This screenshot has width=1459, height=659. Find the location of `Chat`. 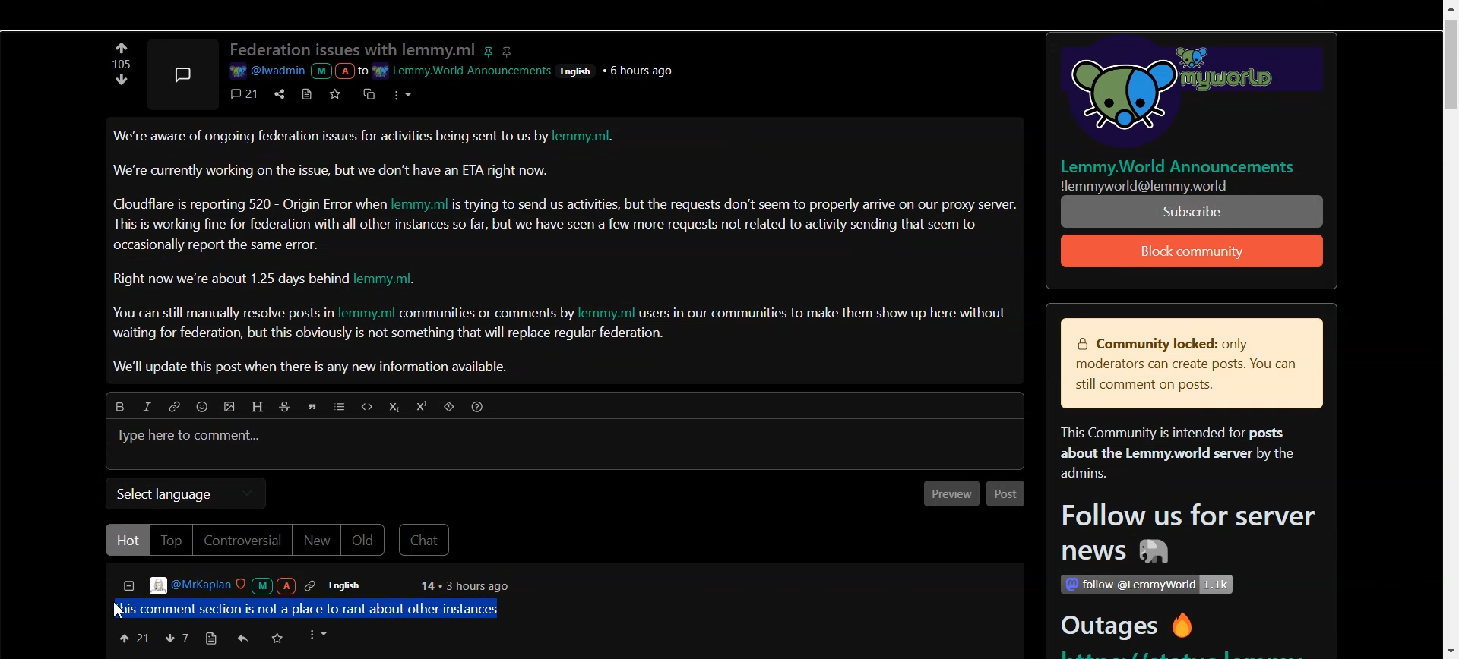

Chat is located at coordinates (427, 541).